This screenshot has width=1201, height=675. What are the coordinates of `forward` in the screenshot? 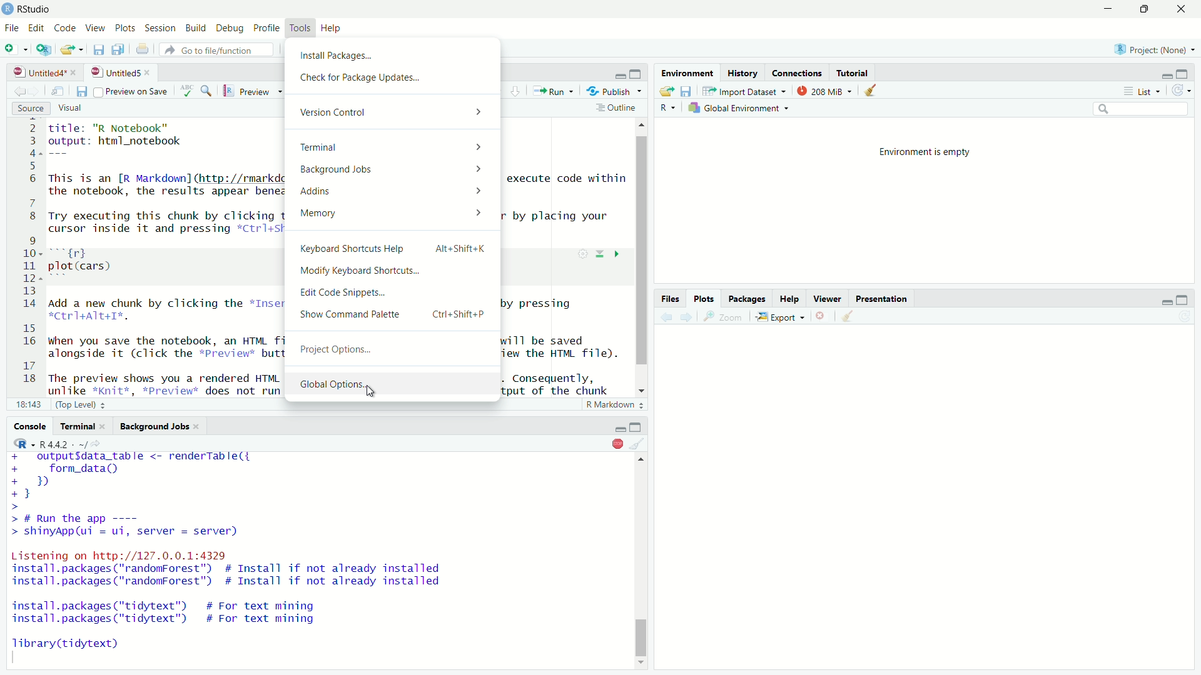 It's located at (618, 254).